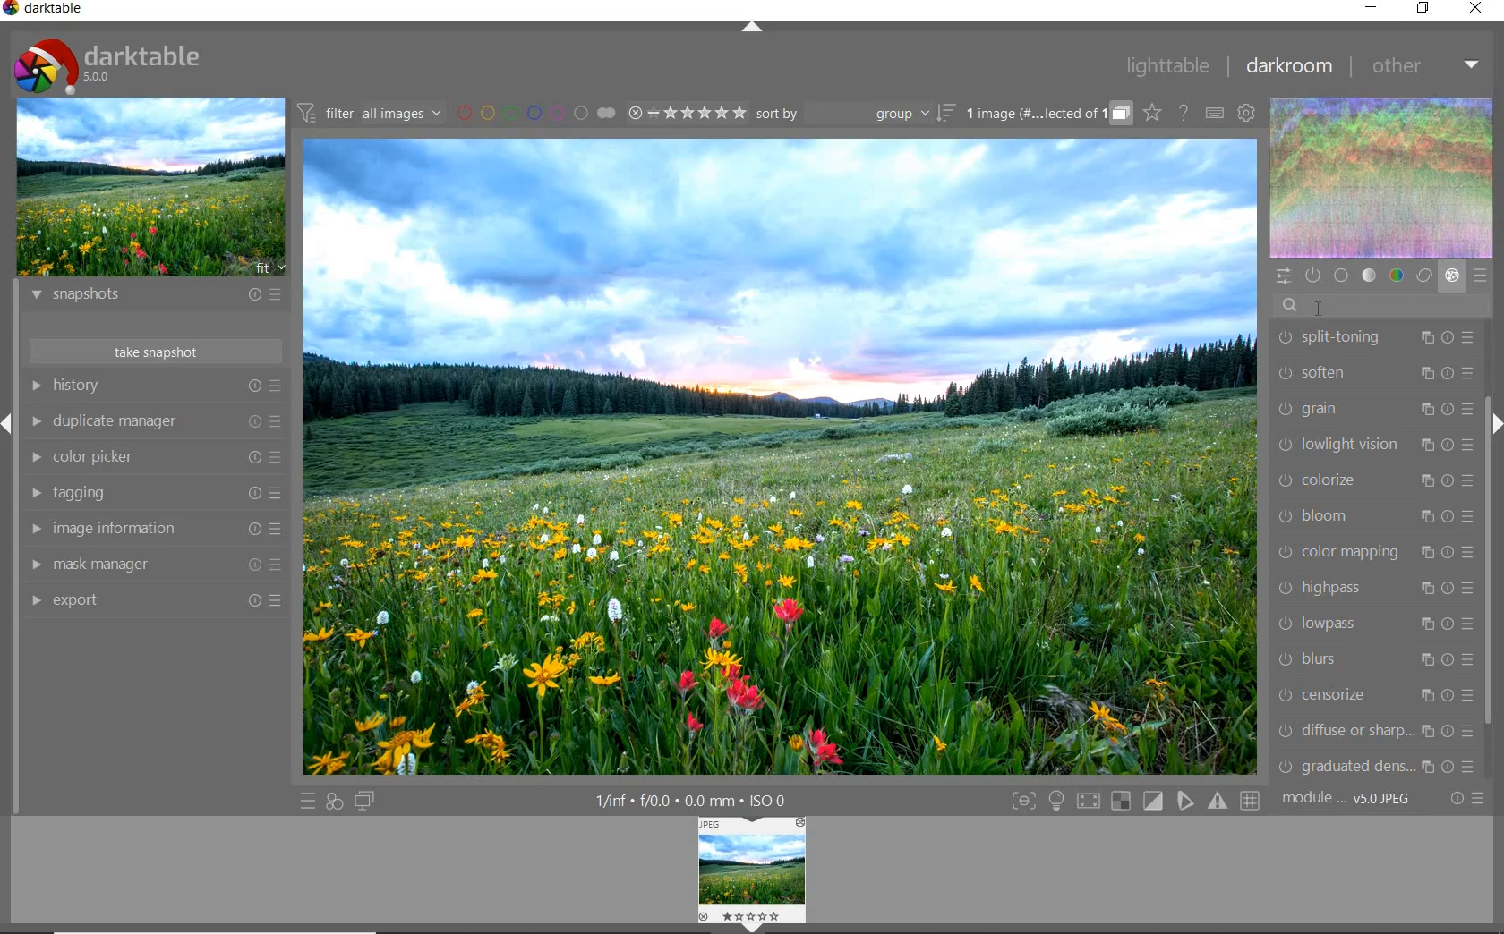 This screenshot has height=934, width=1504. What do you see at coordinates (1370, 274) in the screenshot?
I see `tone` at bounding box center [1370, 274].